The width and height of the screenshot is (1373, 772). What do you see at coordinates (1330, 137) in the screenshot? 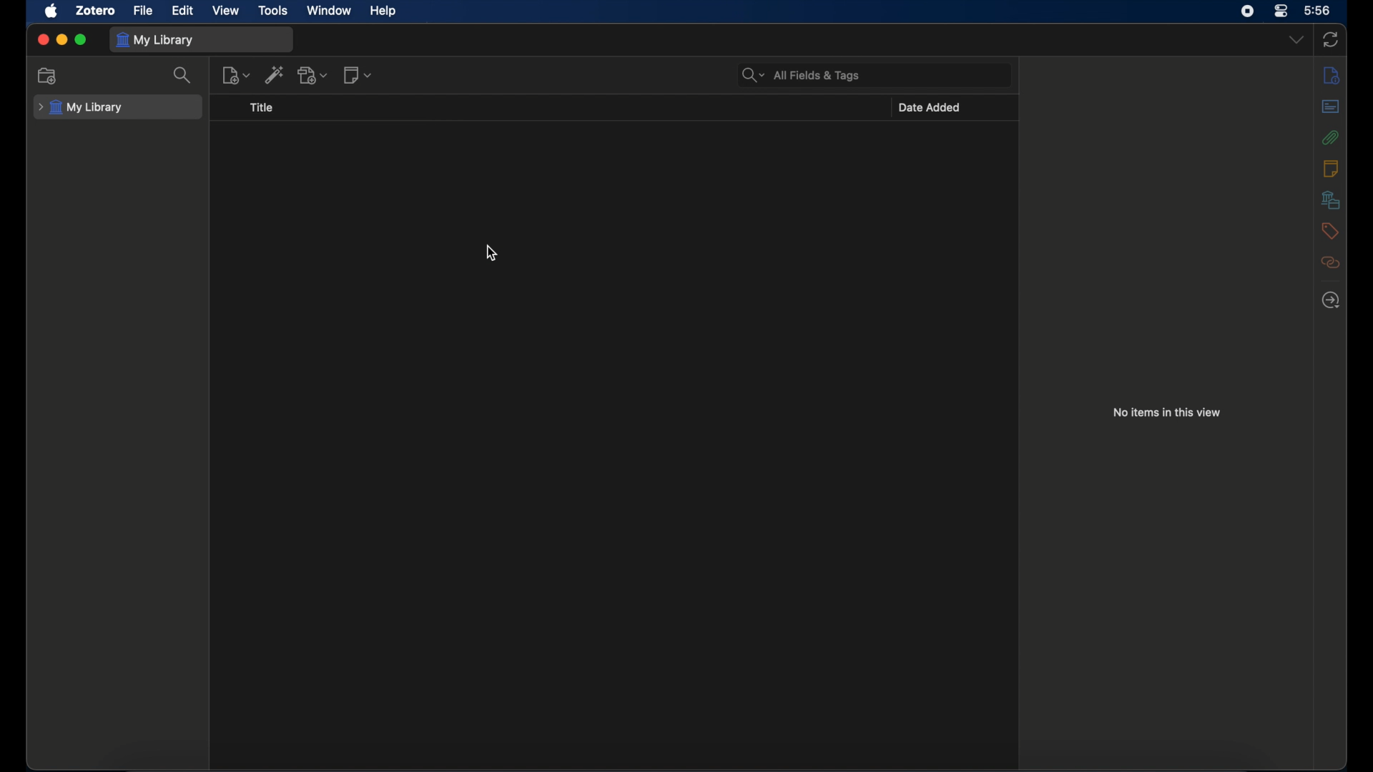
I see `attachments` at bounding box center [1330, 137].